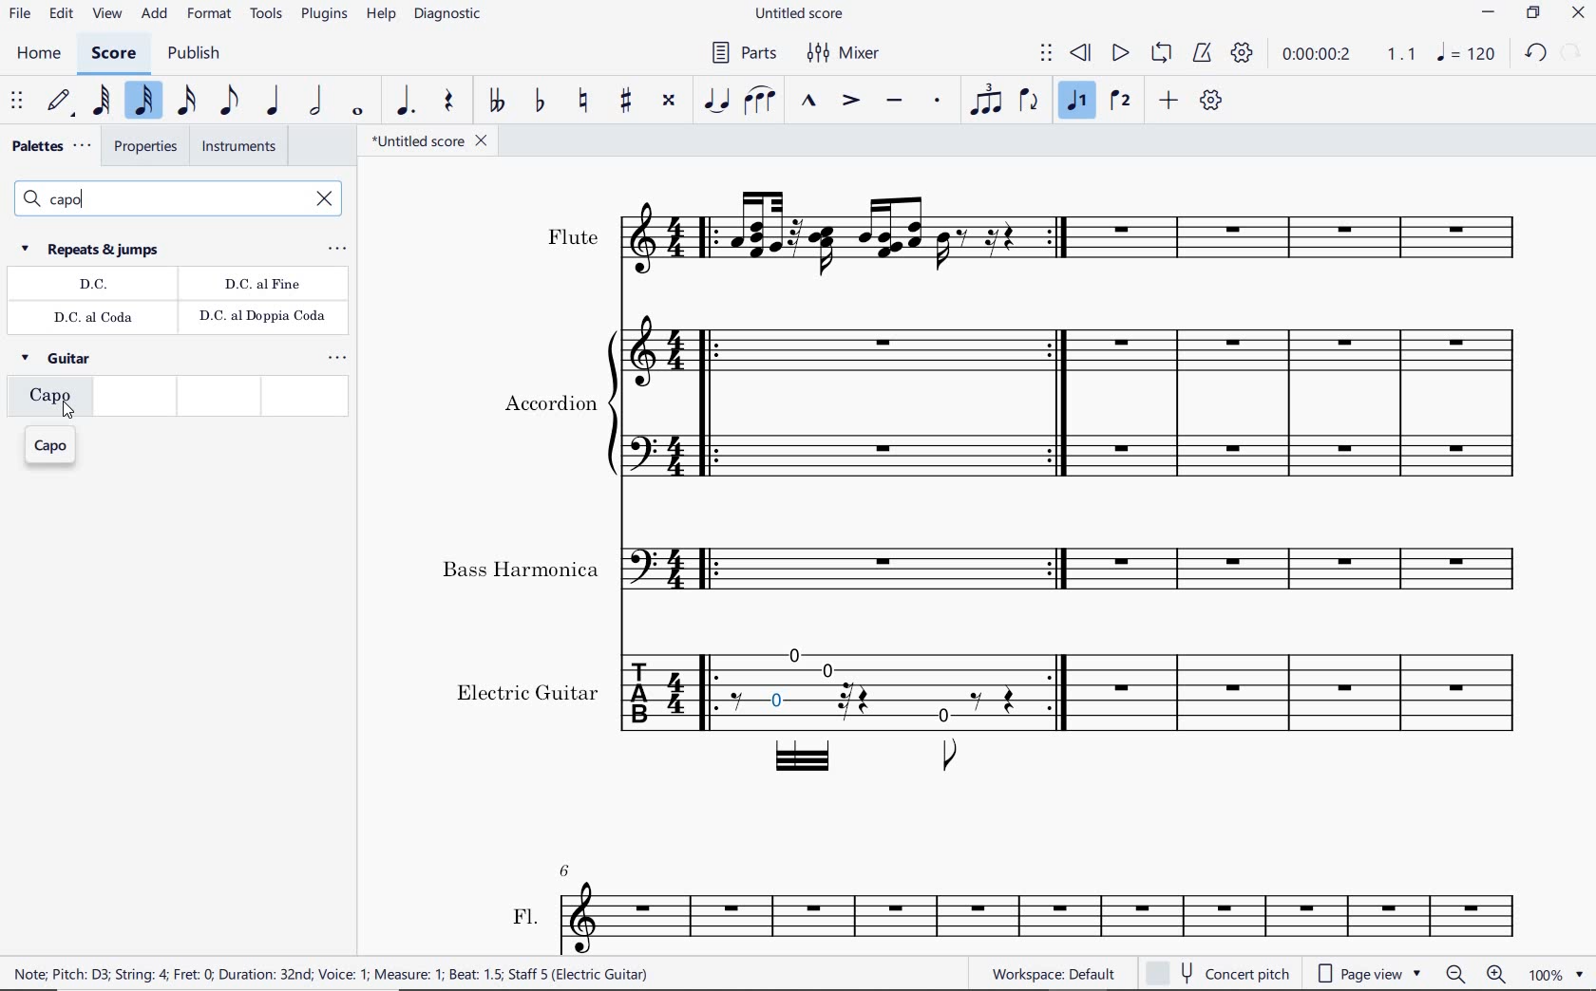 The image size is (1596, 991). What do you see at coordinates (332, 976) in the screenshot?
I see `score description` at bounding box center [332, 976].